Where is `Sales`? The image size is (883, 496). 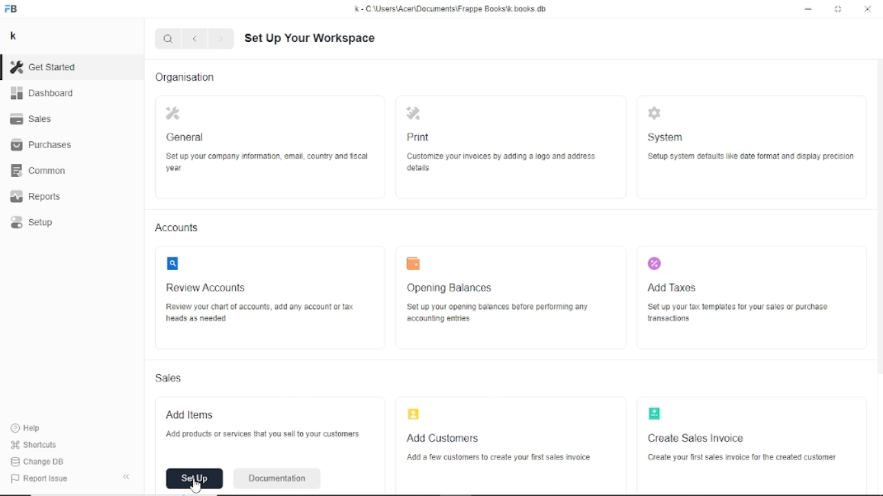
Sales is located at coordinates (35, 120).